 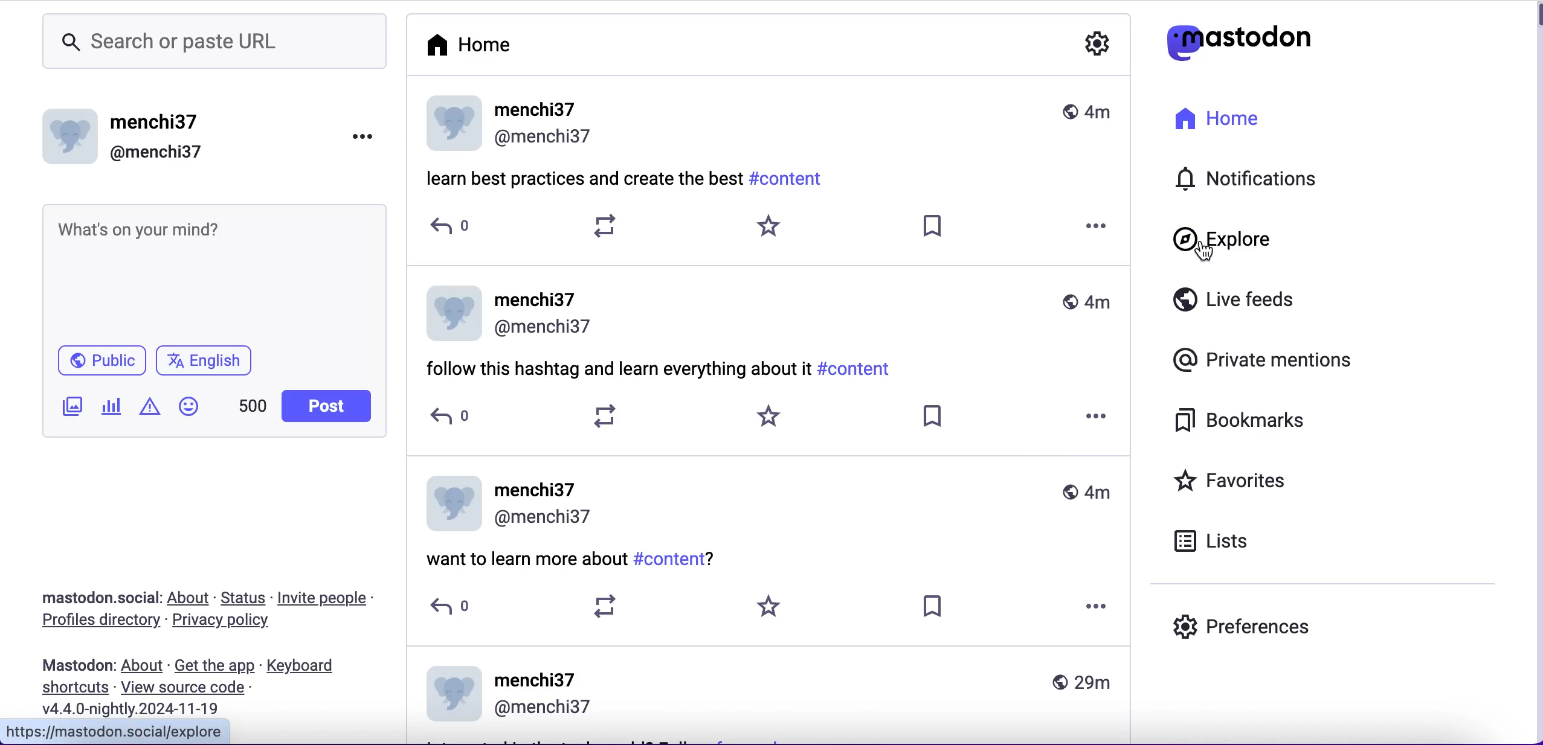 I want to click on add poll, so click(x=111, y=409).